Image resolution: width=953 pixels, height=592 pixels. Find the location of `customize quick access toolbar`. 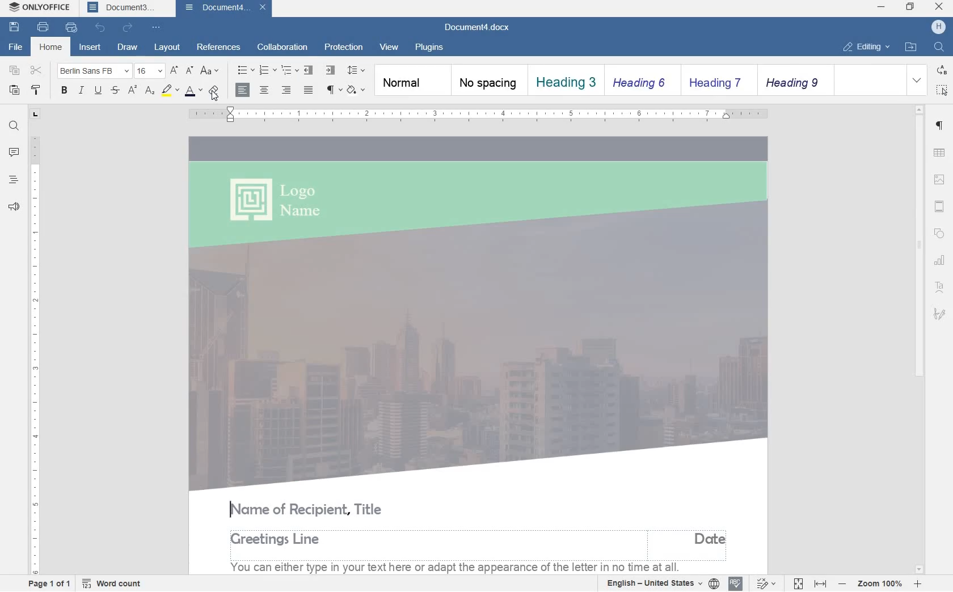

customize quick access toolbar is located at coordinates (157, 27).